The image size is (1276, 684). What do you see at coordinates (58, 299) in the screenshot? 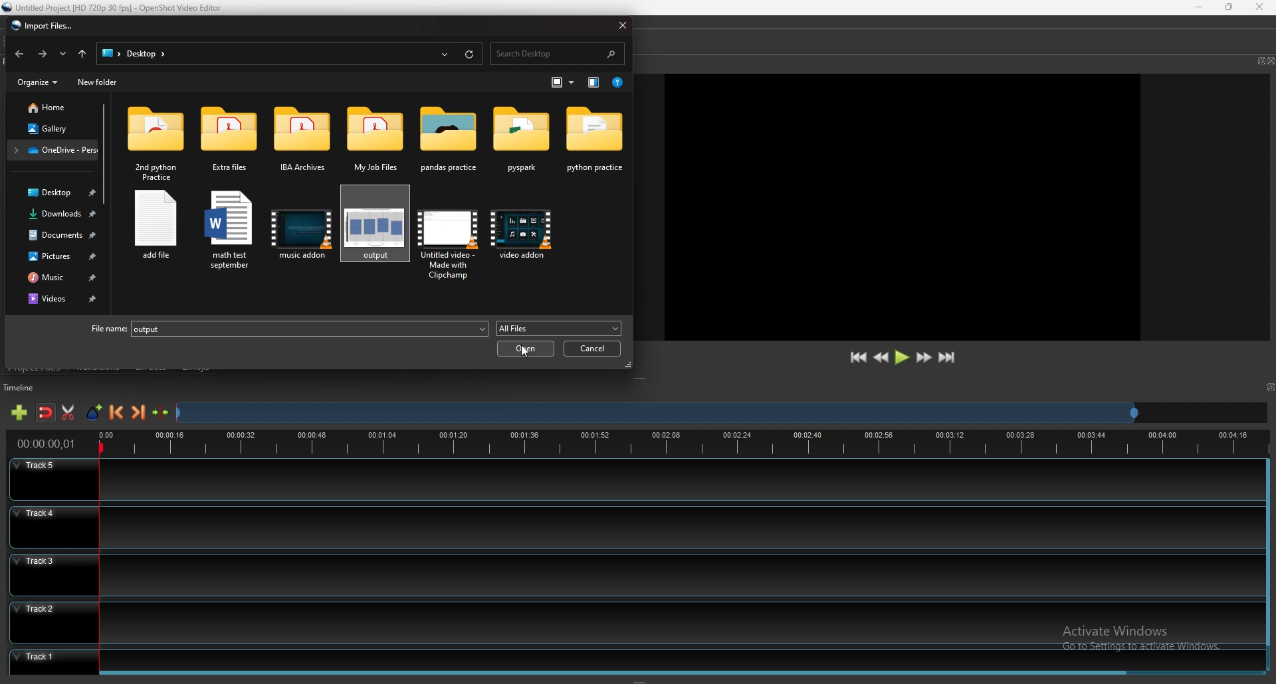
I see `videos` at bounding box center [58, 299].